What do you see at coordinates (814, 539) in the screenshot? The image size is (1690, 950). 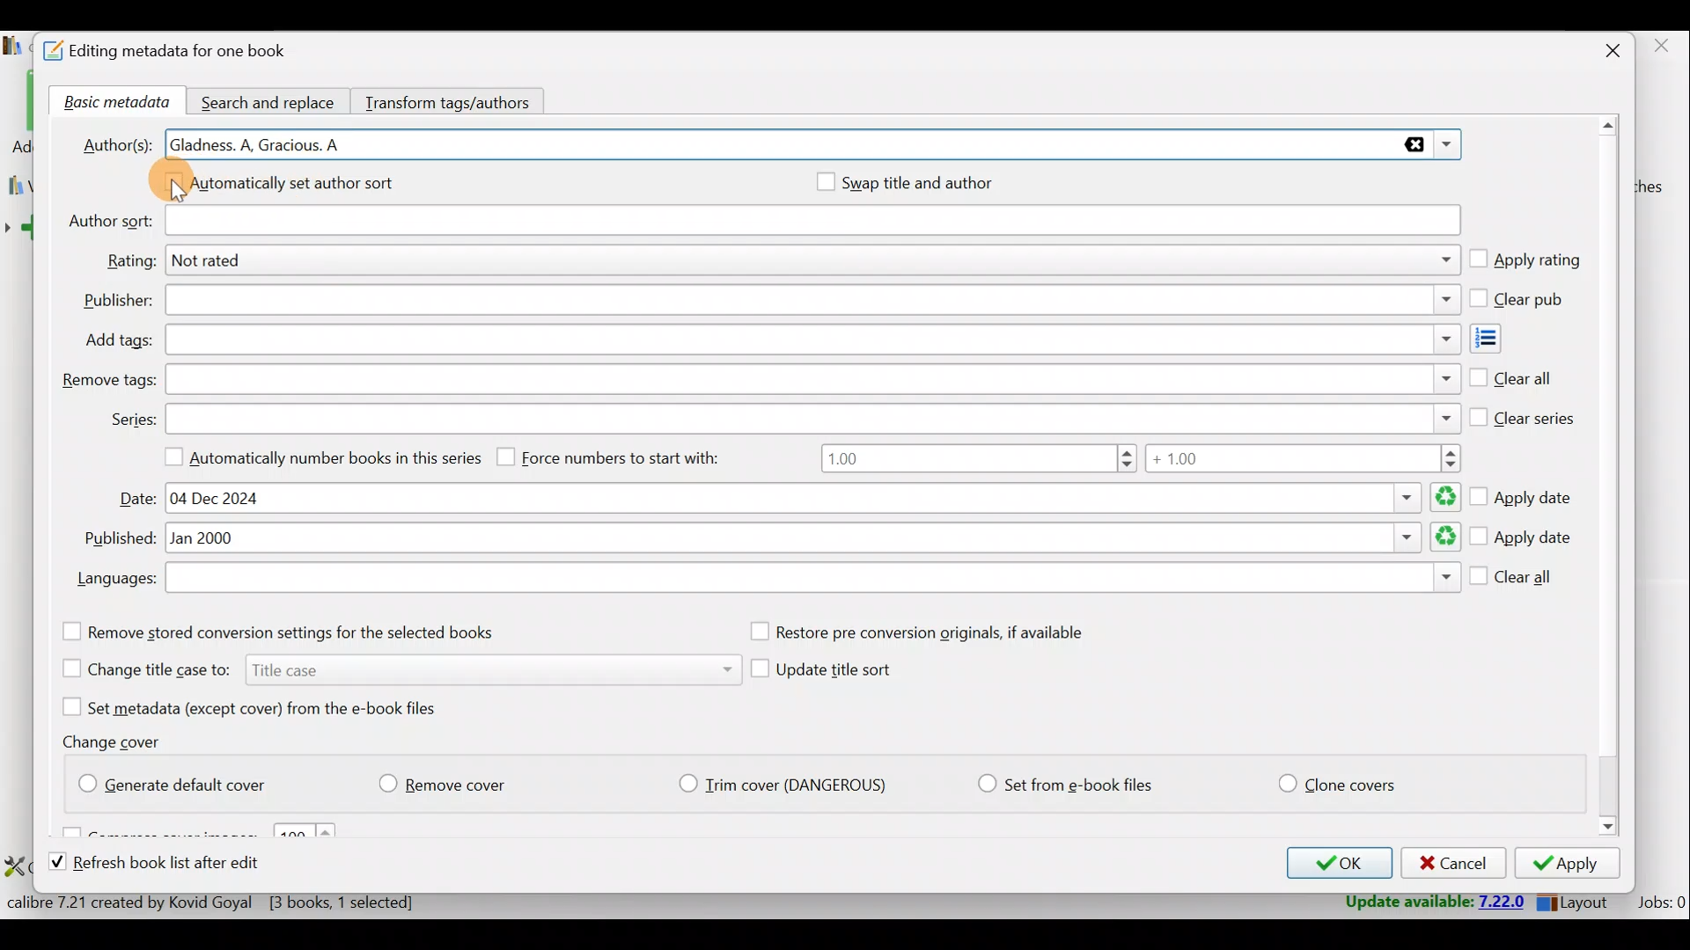 I see `Published` at bounding box center [814, 539].